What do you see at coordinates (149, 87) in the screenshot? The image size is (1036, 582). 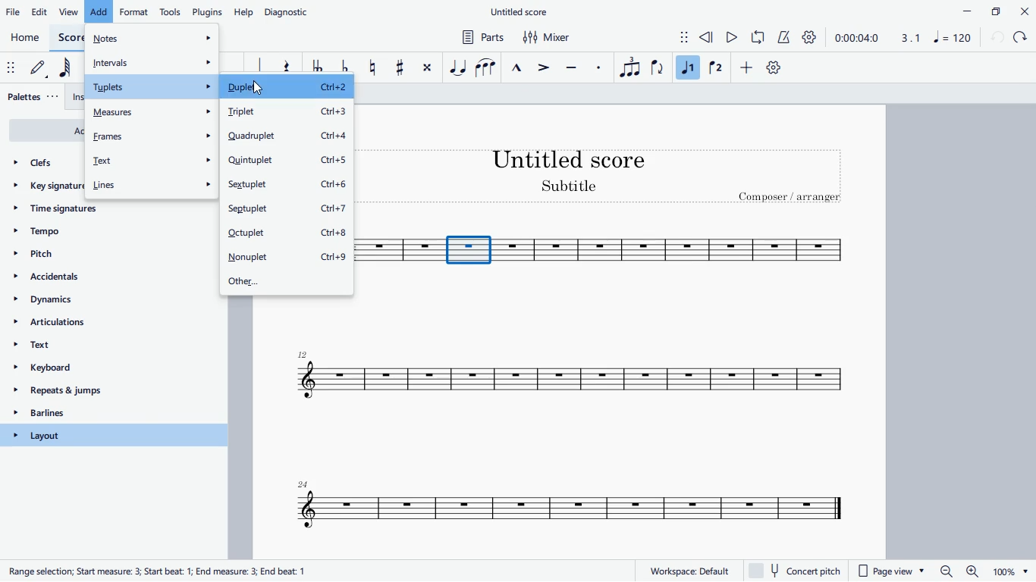 I see `tuplets` at bounding box center [149, 87].